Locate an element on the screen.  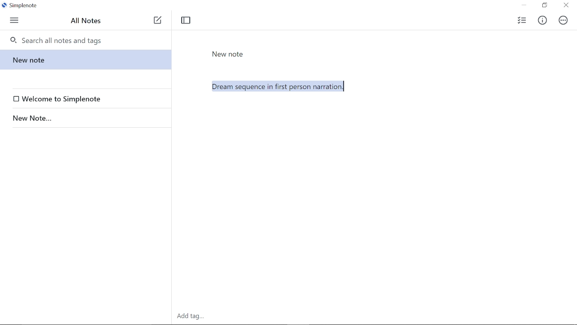
Cursor is located at coordinates (344, 86).